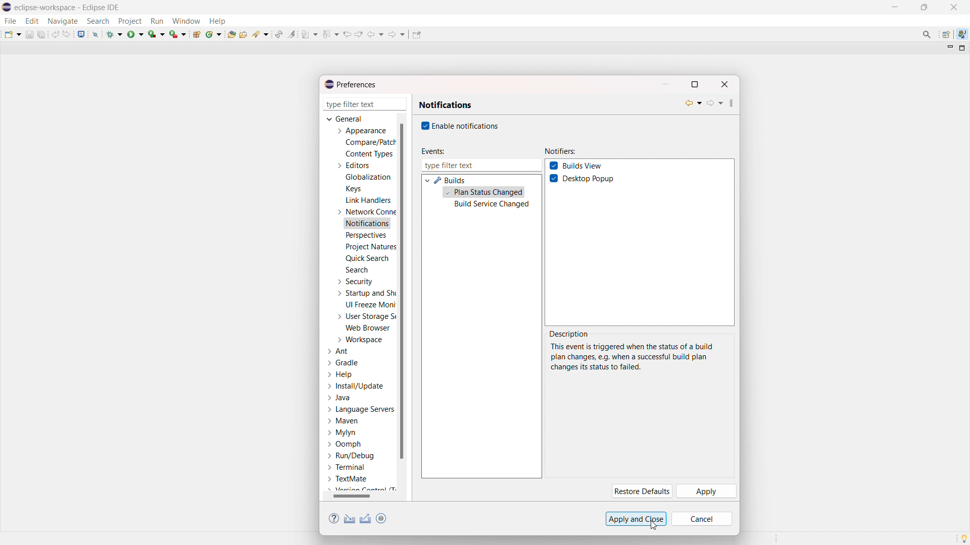 The height and width of the screenshot is (545, 970). What do you see at coordinates (367, 258) in the screenshot?
I see `quick search` at bounding box center [367, 258].